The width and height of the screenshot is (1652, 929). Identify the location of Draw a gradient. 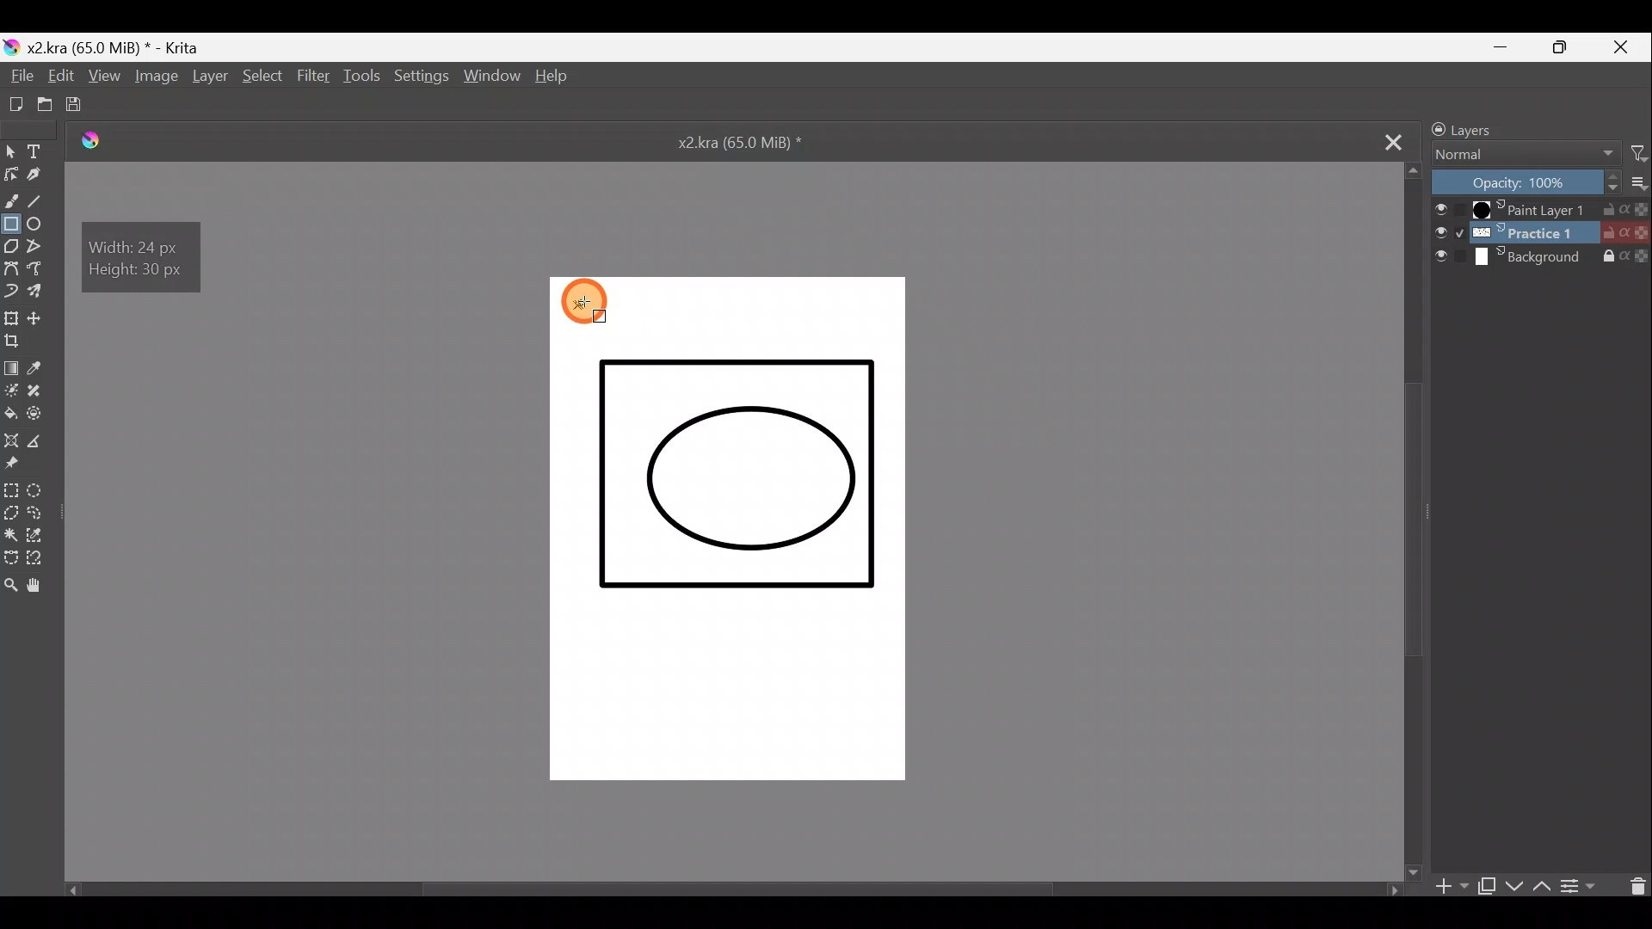
(11, 366).